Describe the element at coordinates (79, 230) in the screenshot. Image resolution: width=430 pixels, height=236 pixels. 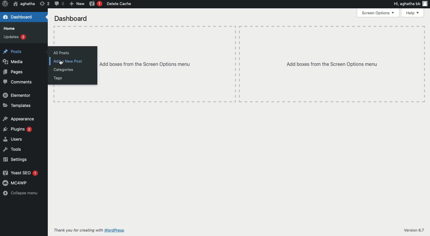
I see `Thank you for creating with` at that location.